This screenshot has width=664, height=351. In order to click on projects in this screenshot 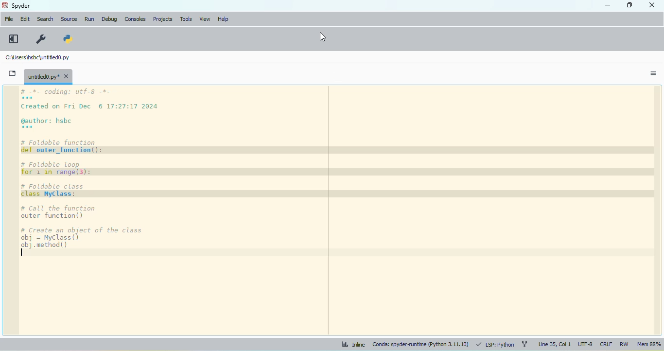, I will do `click(163, 19)`.